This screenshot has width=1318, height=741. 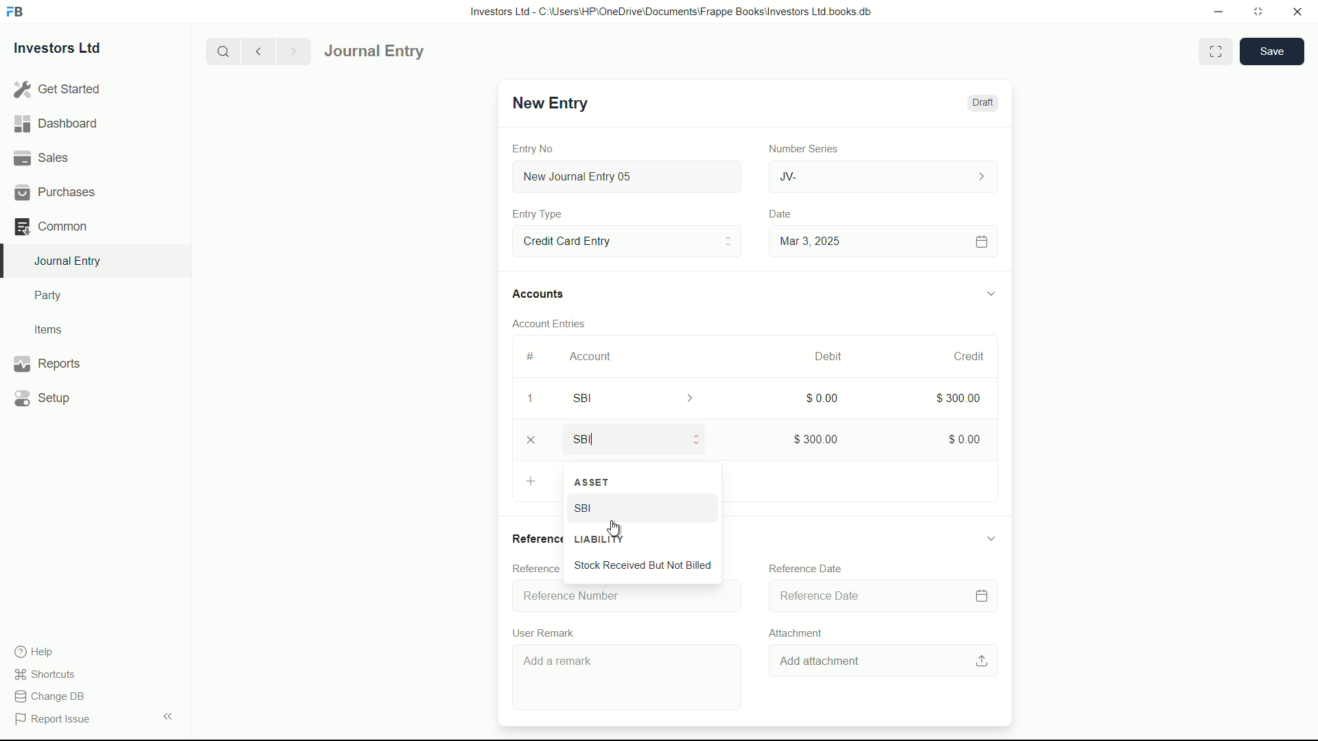 What do you see at coordinates (1215, 10) in the screenshot?
I see `minimize` at bounding box center [1215, 10].